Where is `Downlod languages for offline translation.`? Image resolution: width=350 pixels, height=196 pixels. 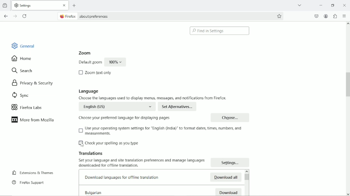
Downlod languages for offline translation. is located at coordinates (121, 178).